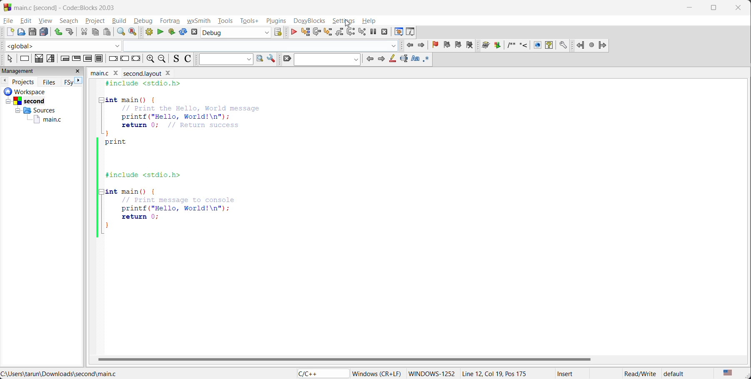 This screenshot has width=751, height=379. Describe the element at coordinates (259, 59) in the screenshot. I see `run search` at that location.